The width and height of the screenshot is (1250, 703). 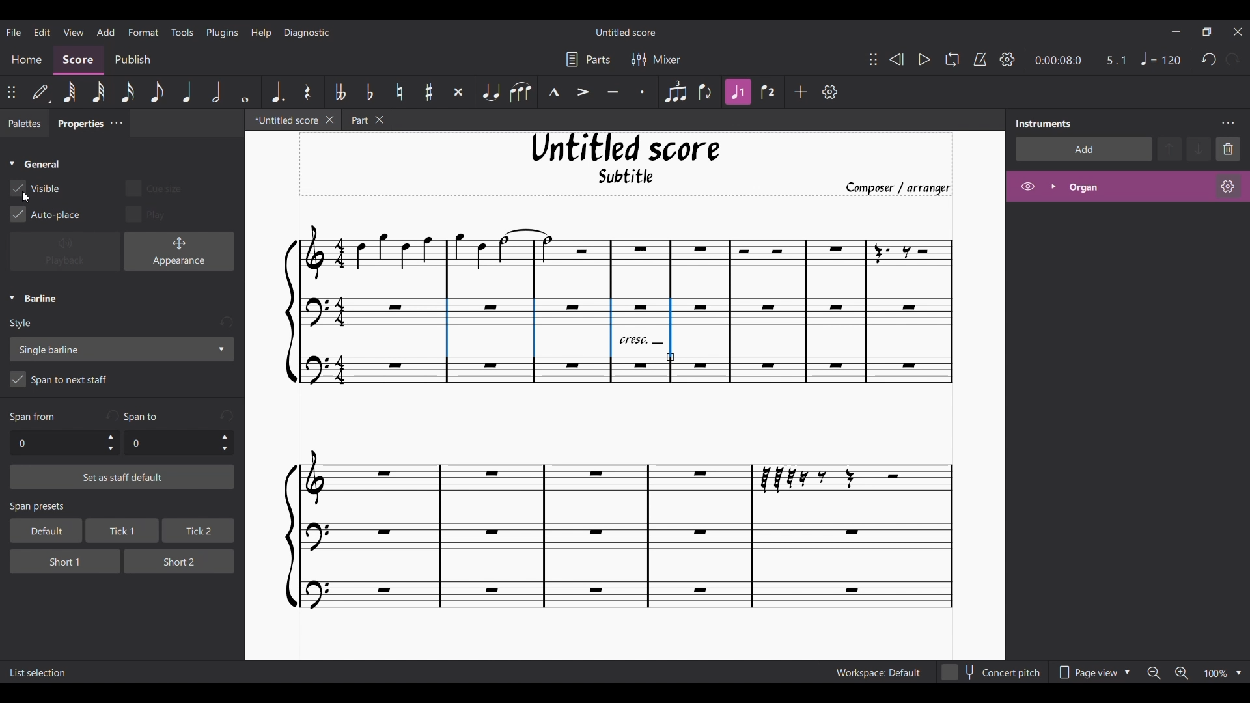 I want to click on Close/Undock Properties tab, so click(x=116, y=123).